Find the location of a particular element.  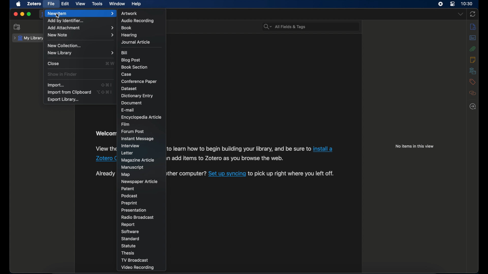

instant message is located at coordinates (137, 139).